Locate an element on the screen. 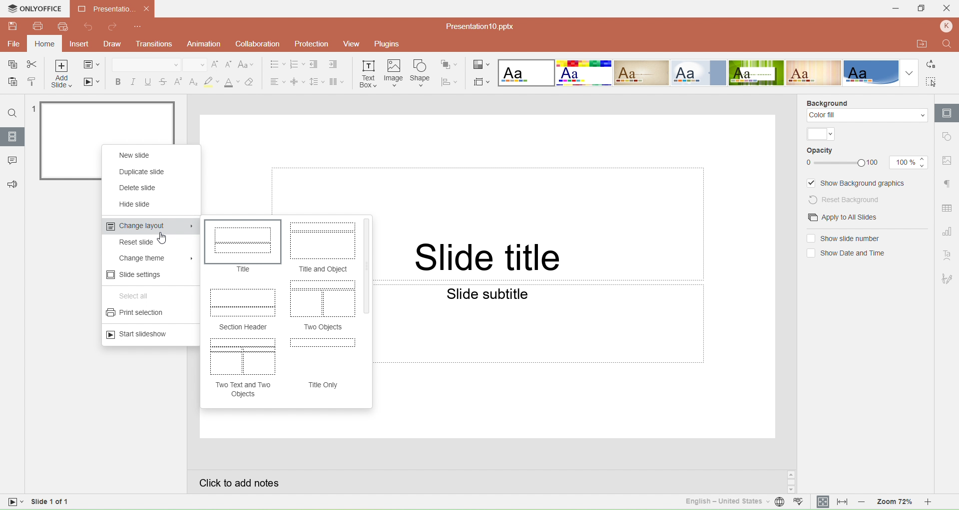 The image size is (959, 510). Slide Title is located at coordinates (490, 257).